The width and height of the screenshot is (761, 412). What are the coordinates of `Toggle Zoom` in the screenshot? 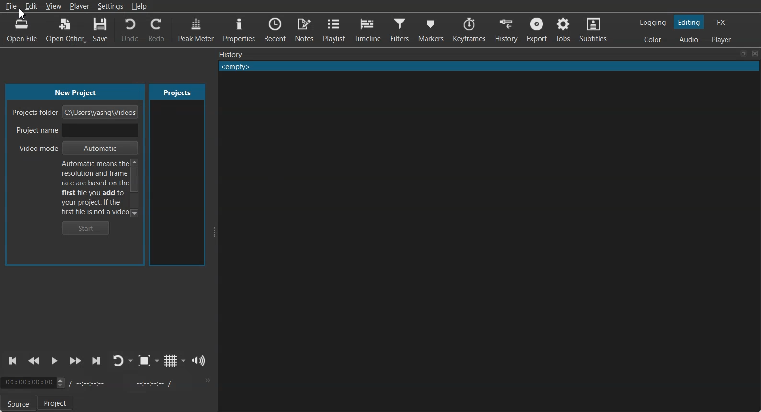 It's located at (144, 361).